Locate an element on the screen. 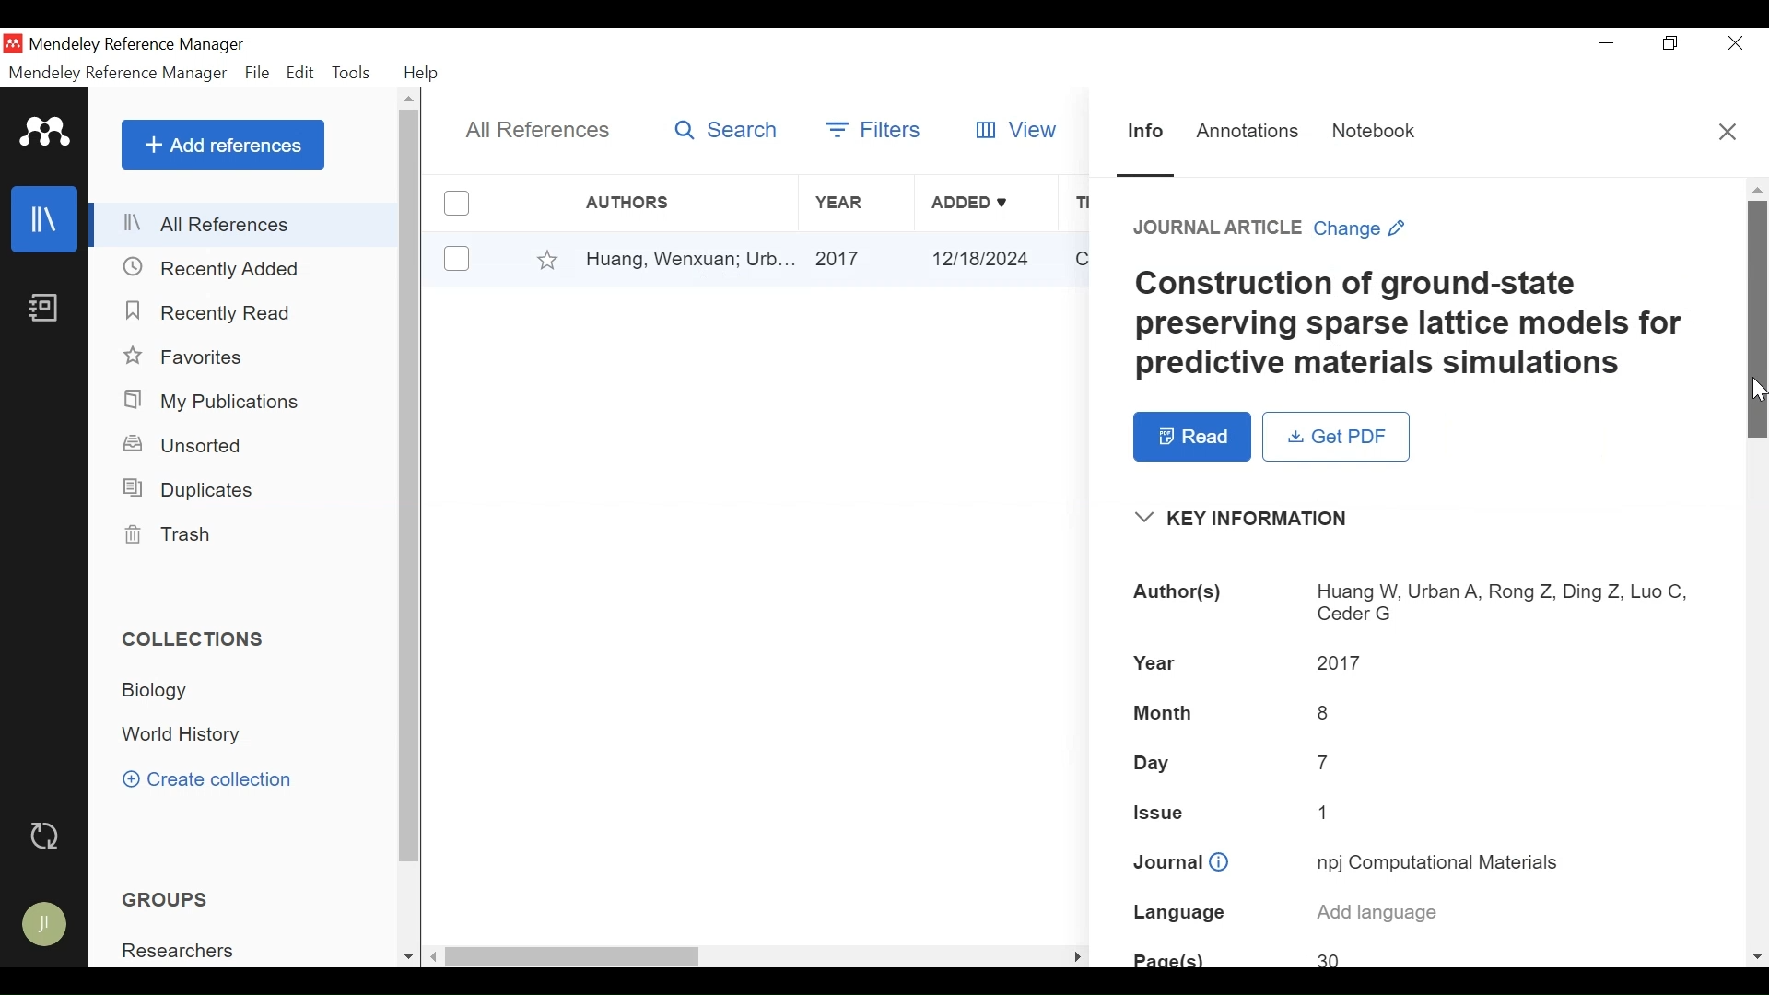 Image resolution: width=1769 pixels, height=995 pixels. Trash is located at coordinates (178, 534).